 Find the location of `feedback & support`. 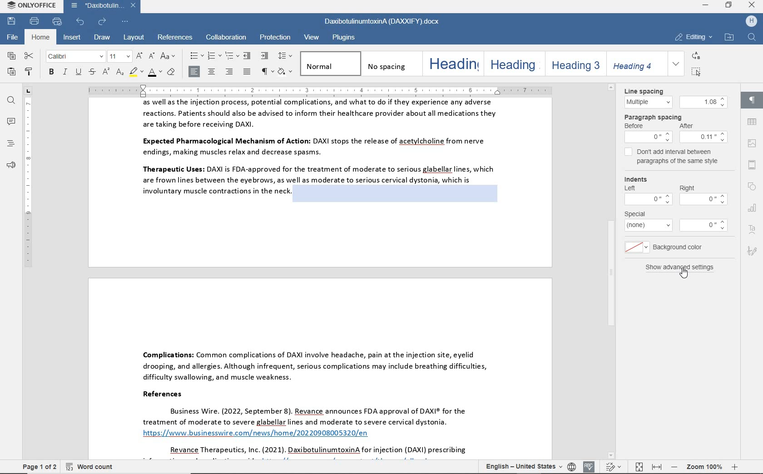

feedback & support is located at coordinates (10, 166).